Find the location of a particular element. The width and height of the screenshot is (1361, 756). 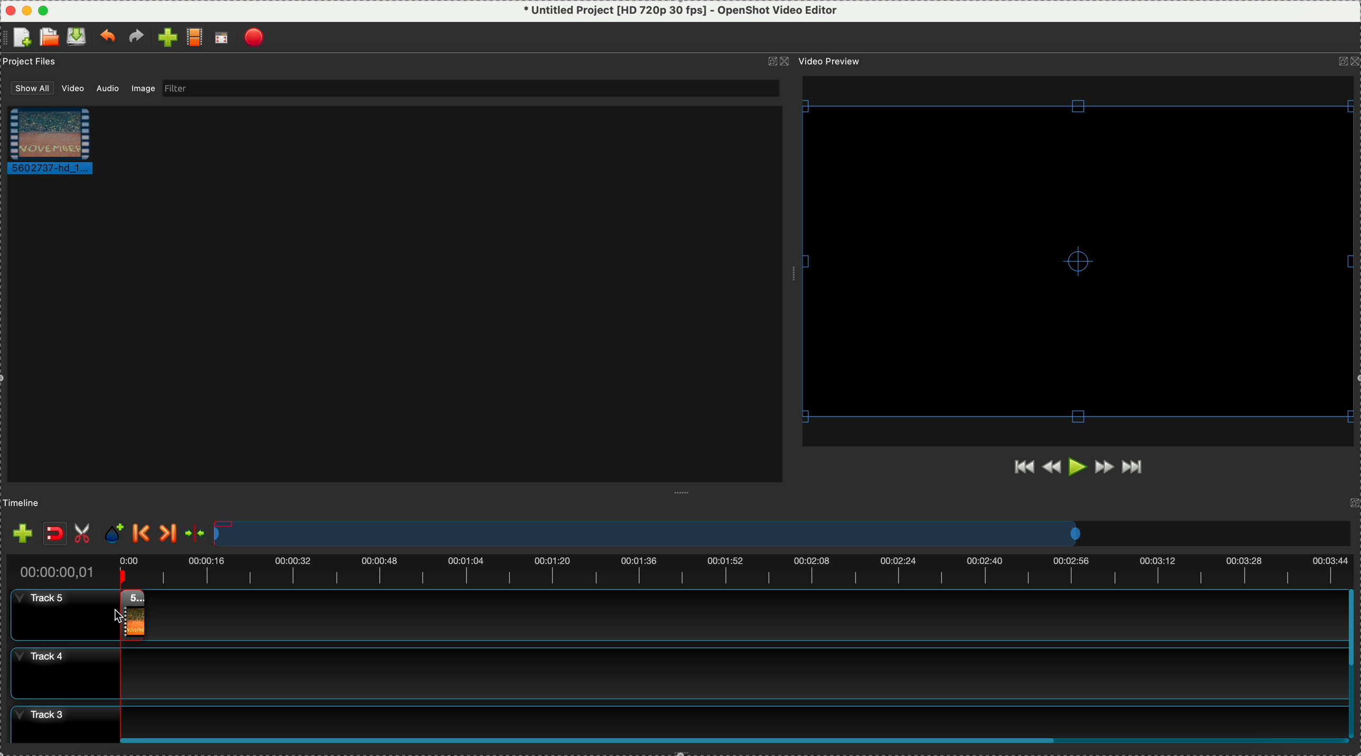

choose profile is located at coordinates (194, 38).